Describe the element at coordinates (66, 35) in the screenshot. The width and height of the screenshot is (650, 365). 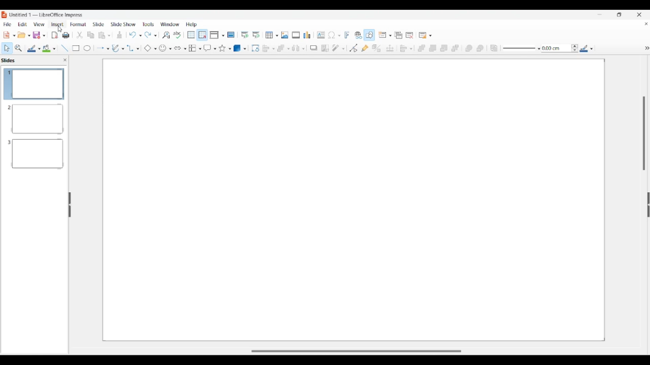
I see `Print` at that location.